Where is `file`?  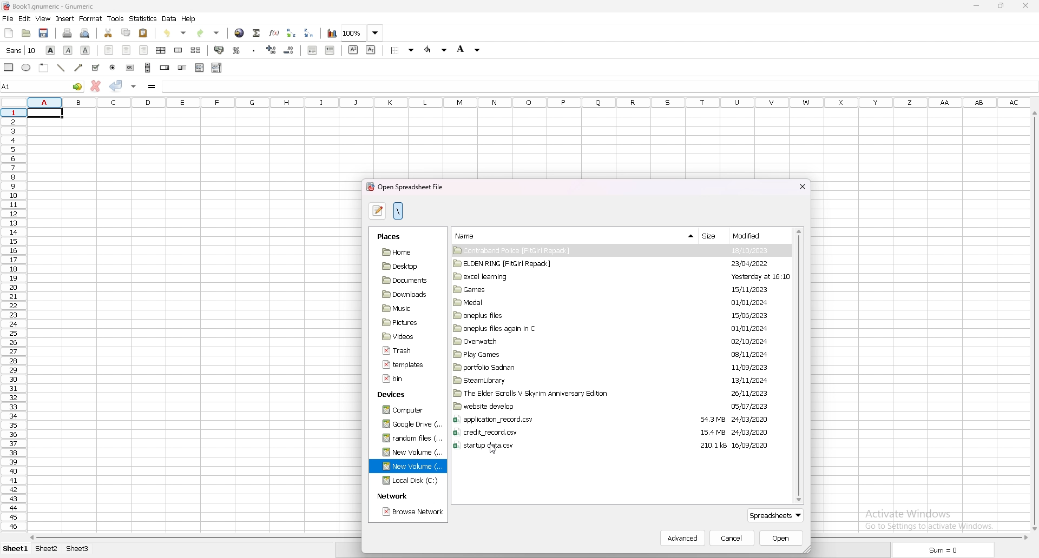
file is located at coordinates (522, 433).